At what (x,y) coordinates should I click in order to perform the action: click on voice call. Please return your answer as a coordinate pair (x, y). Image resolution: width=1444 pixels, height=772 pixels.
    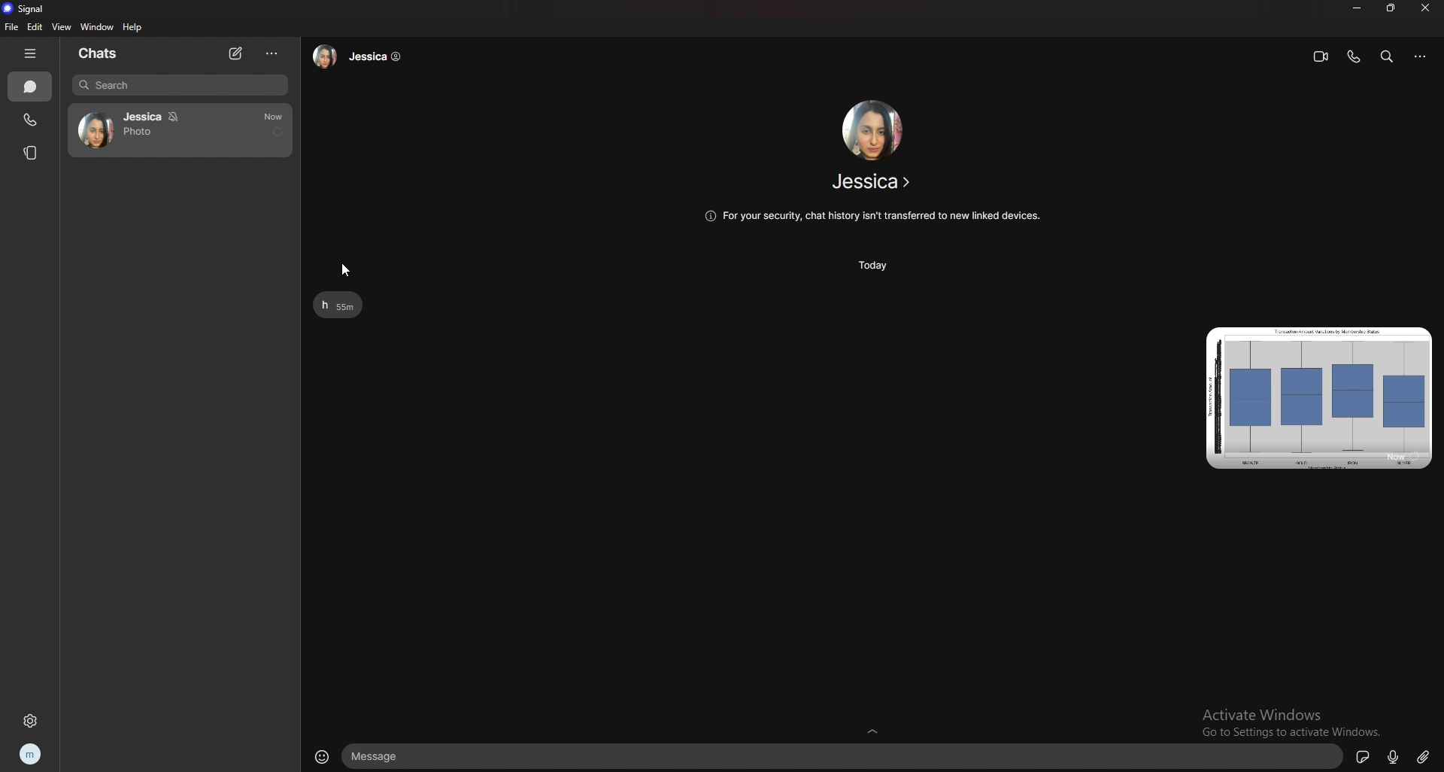
    Looking at the image, I should click on (1353, 57).